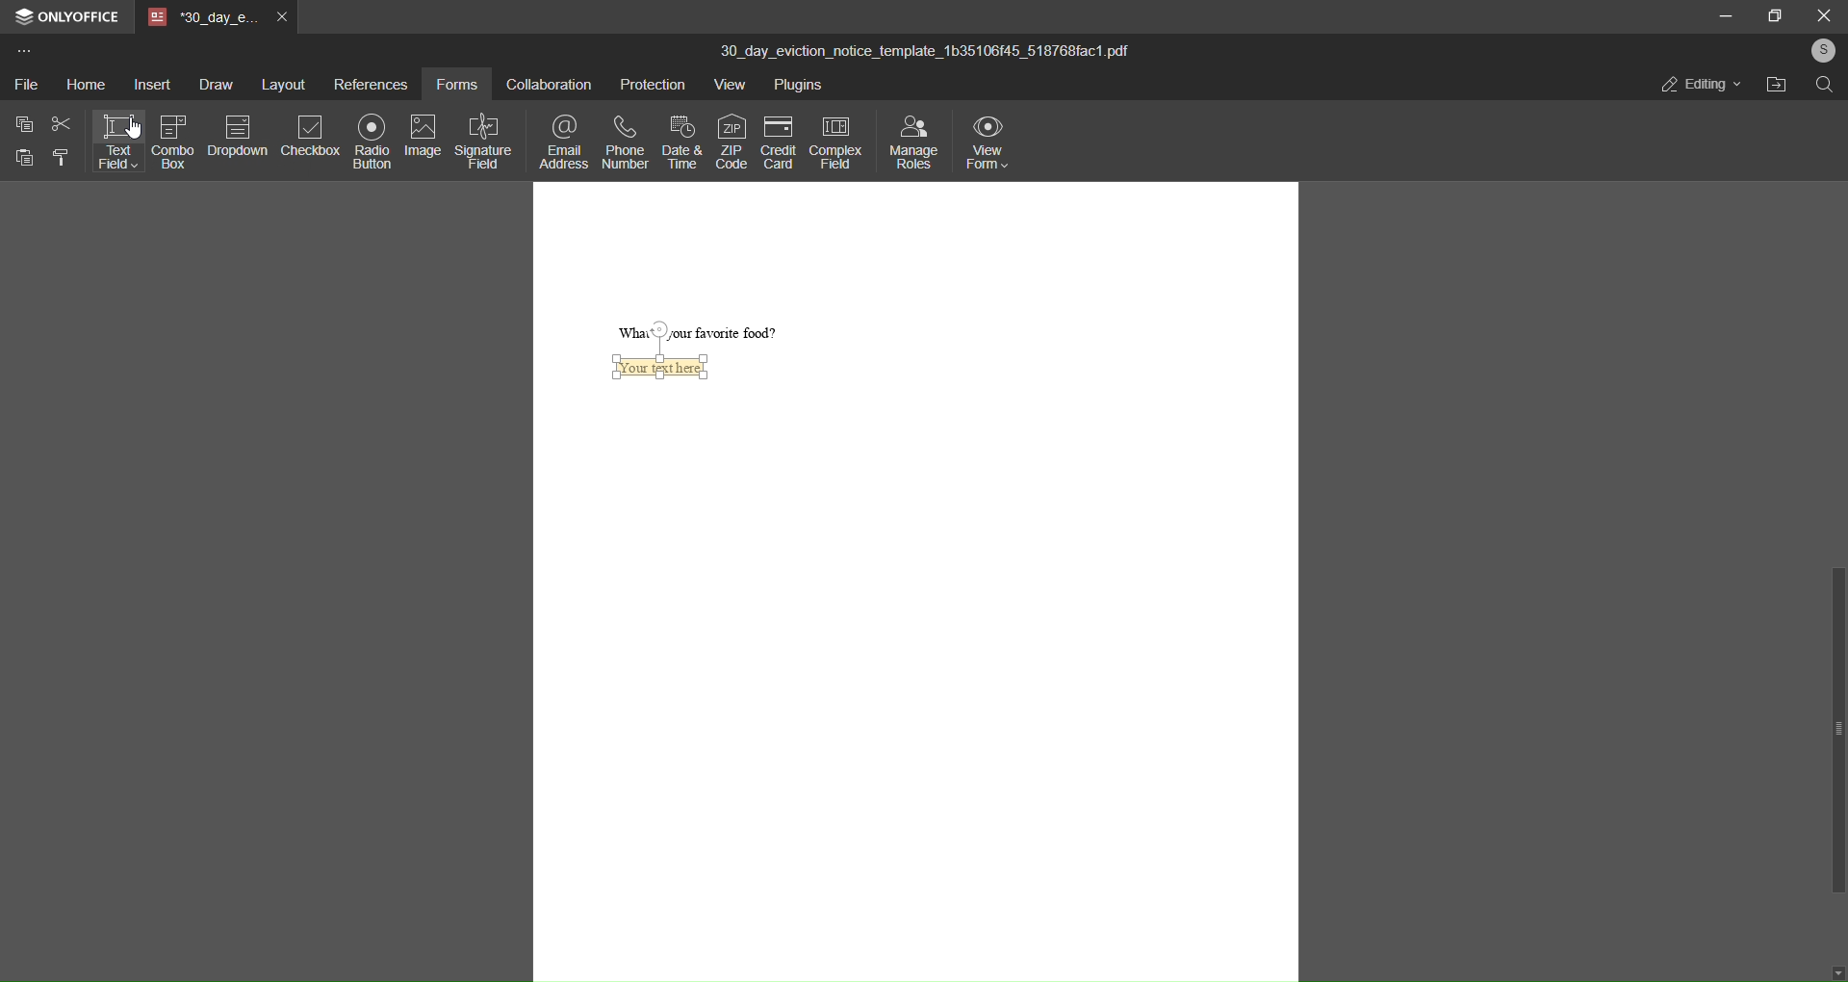 The height and width of the screenshot is (982, 1848). What do you see at coordinates (368, 85) in the screenshot?
I see `references` at bounding box center [368, 85].